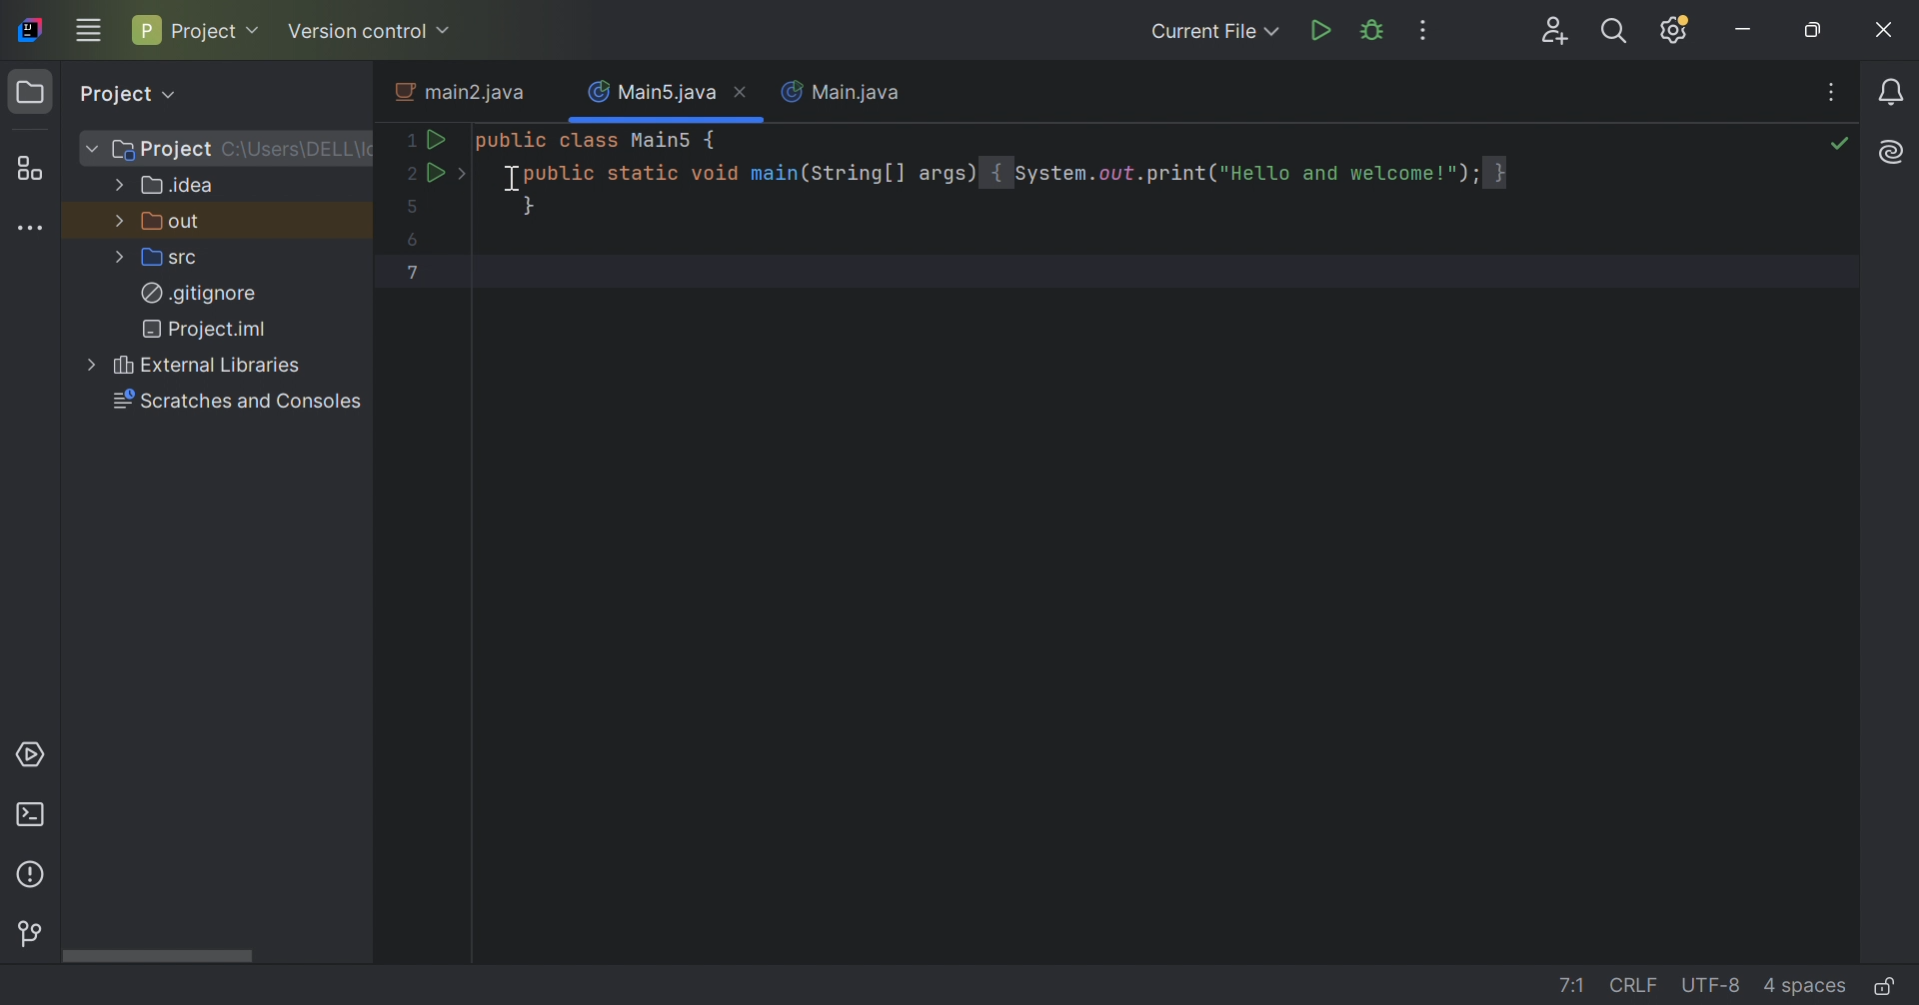 The image size is (1919, 1005). What do you see at coordinates (1836, 88) in the screenshot?
I see `Code everywhere` at bounding box center [1836, 88].